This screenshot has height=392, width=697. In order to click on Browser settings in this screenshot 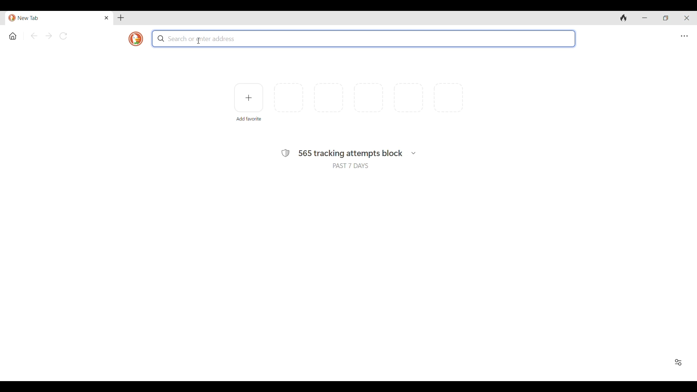, I will do `click(684, 36)`.